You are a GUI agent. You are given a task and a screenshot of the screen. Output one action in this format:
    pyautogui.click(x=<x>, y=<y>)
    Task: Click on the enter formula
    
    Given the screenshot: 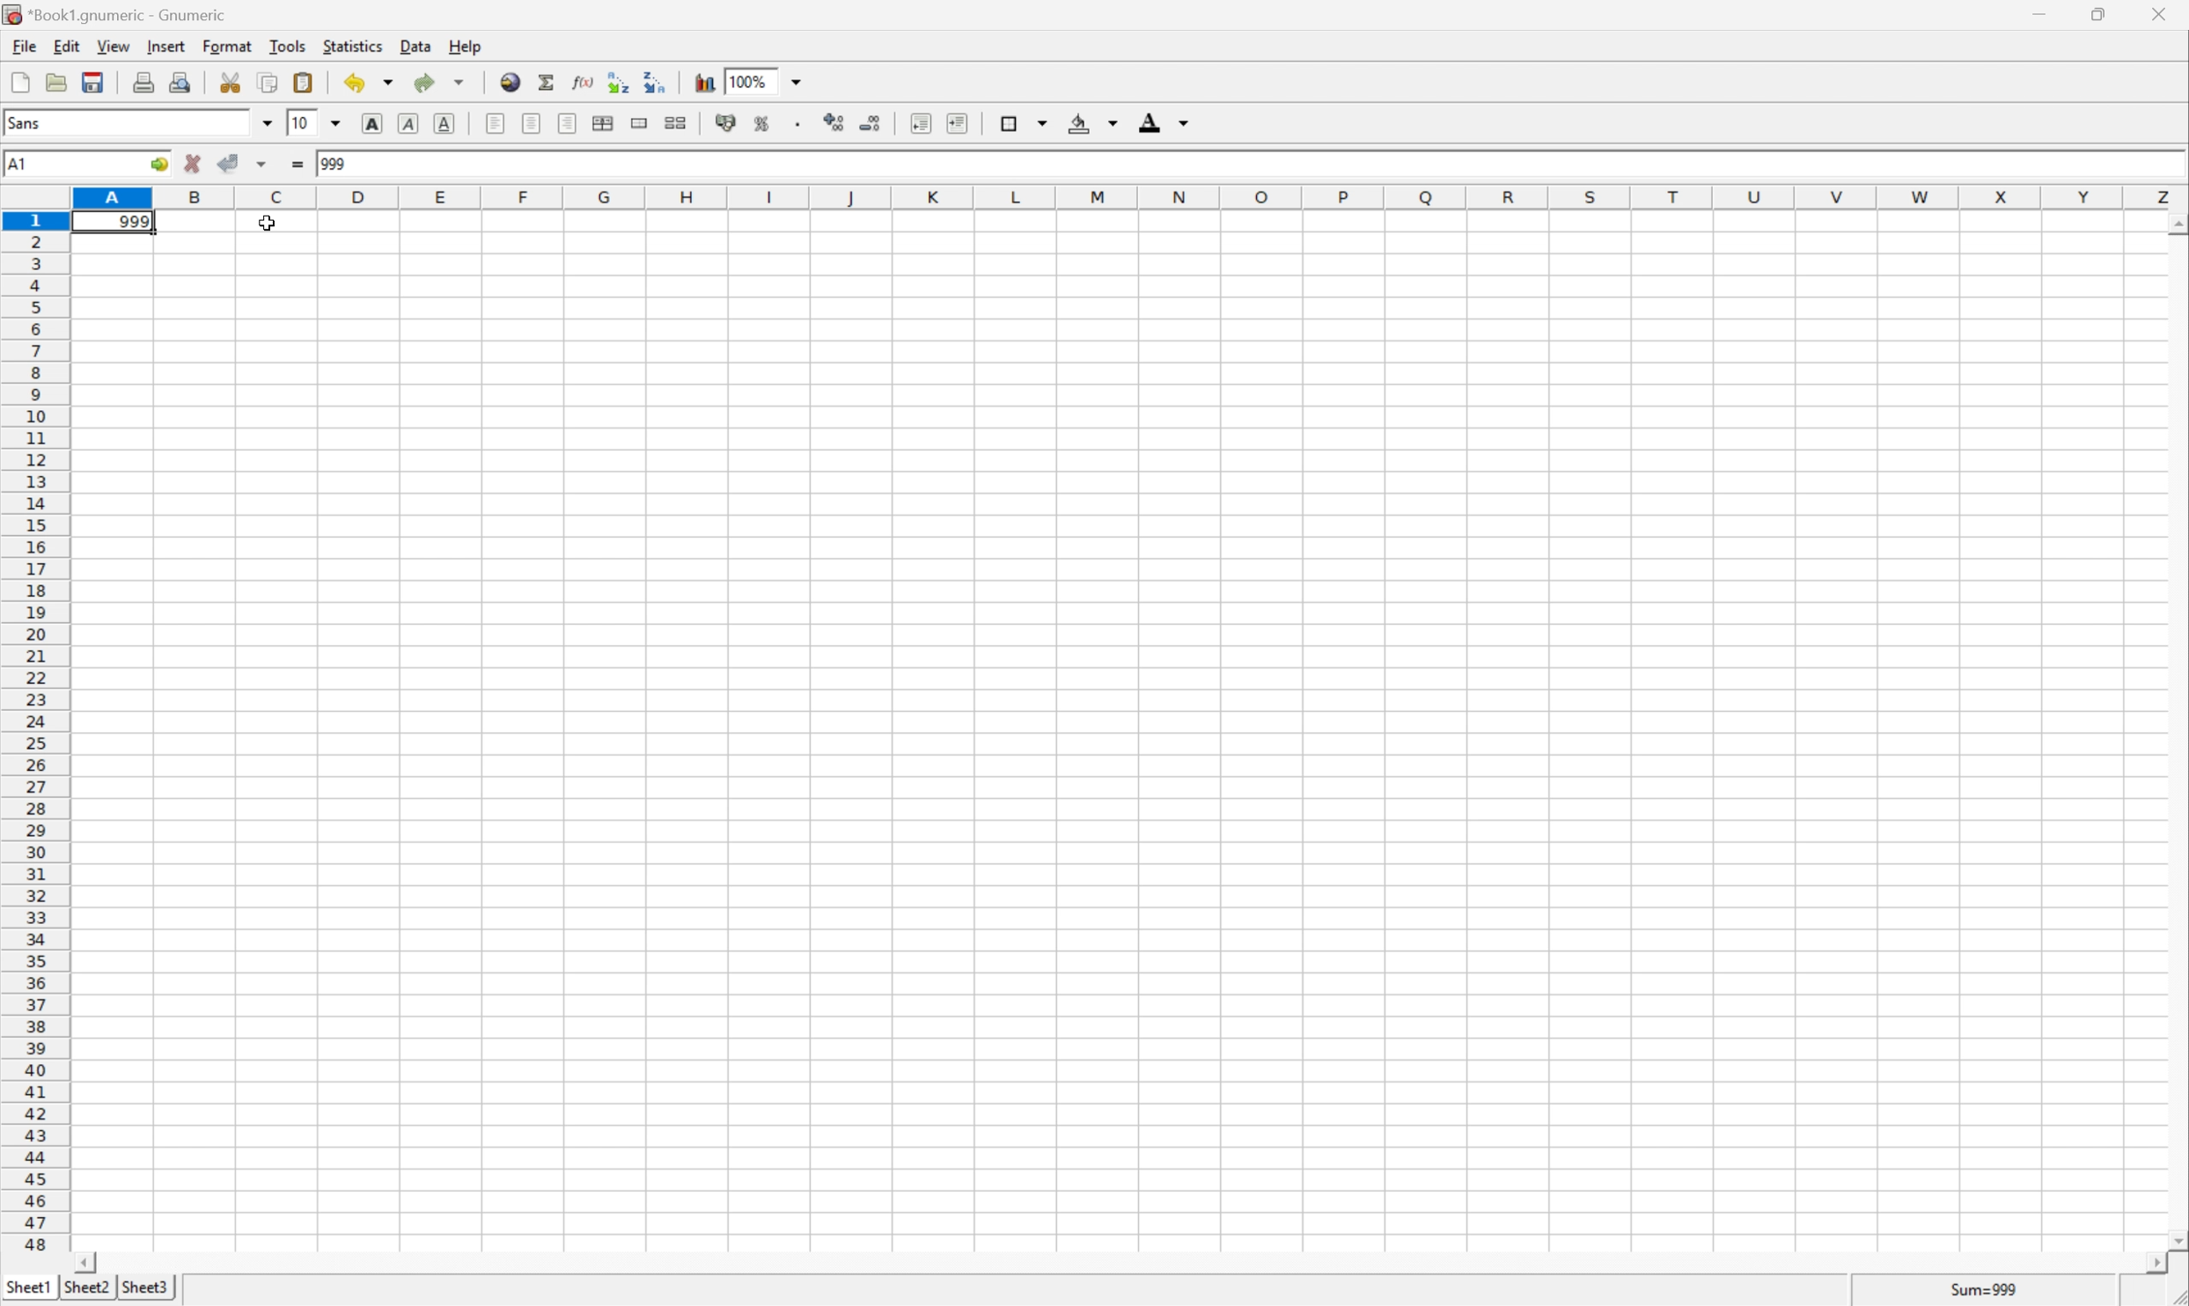 What is the action you would take?
    pyautogui.click(x=296, y=165)
    